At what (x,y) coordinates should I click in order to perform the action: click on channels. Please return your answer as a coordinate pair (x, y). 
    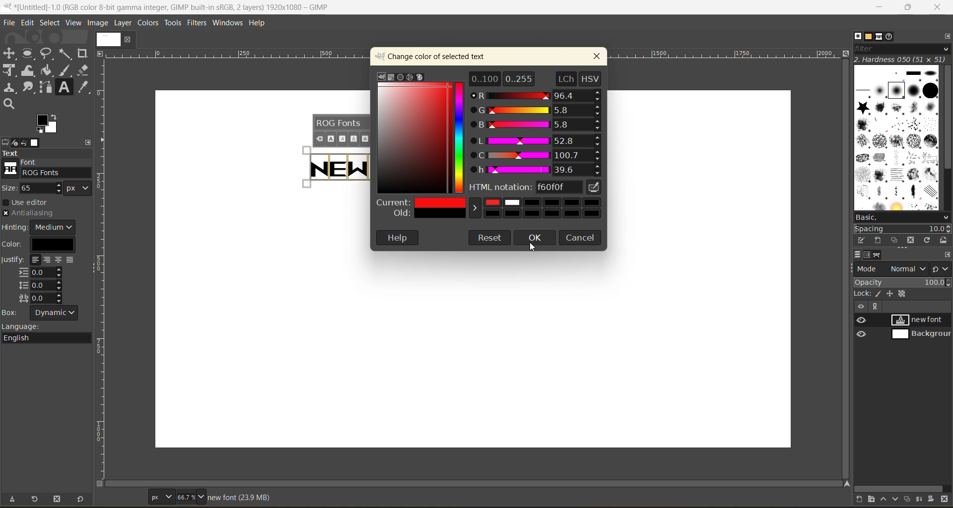
    Looking at the image, I should click on (869, 256).